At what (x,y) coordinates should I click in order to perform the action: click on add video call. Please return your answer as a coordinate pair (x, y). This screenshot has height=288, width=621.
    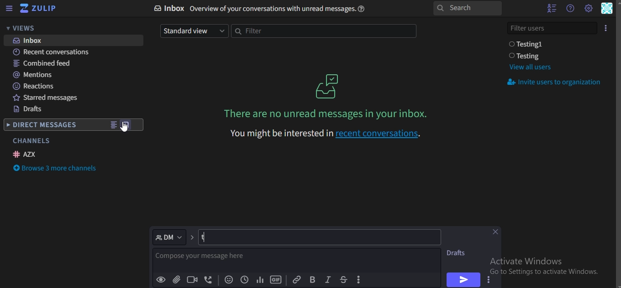
    Looking at the image, I should click on (193, 279).